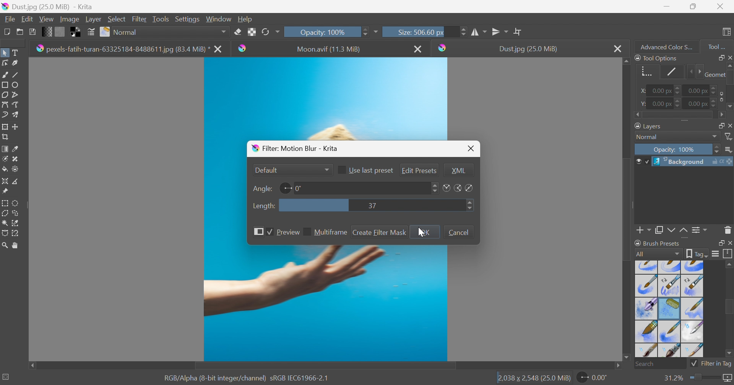 This screenshot has height=385, width=734. Describe the element at coordinates (46, 18) in the screenshot. I see `View` at that location.